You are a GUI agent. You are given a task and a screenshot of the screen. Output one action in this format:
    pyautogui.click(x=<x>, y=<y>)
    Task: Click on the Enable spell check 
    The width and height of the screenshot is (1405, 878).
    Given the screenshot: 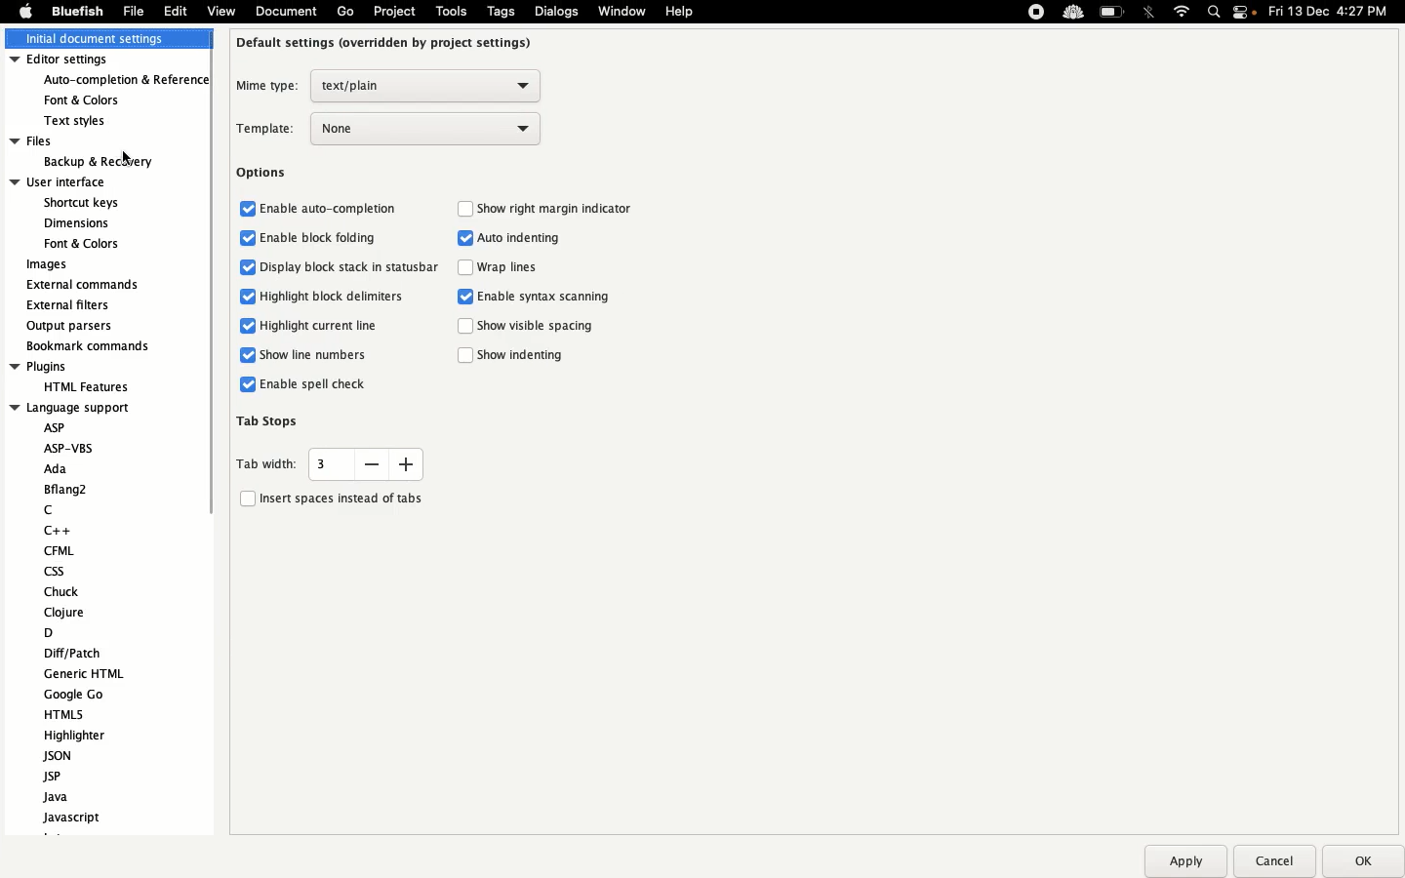 What is the action you would take?
    pyautogui.click(x=305, y=386)
    